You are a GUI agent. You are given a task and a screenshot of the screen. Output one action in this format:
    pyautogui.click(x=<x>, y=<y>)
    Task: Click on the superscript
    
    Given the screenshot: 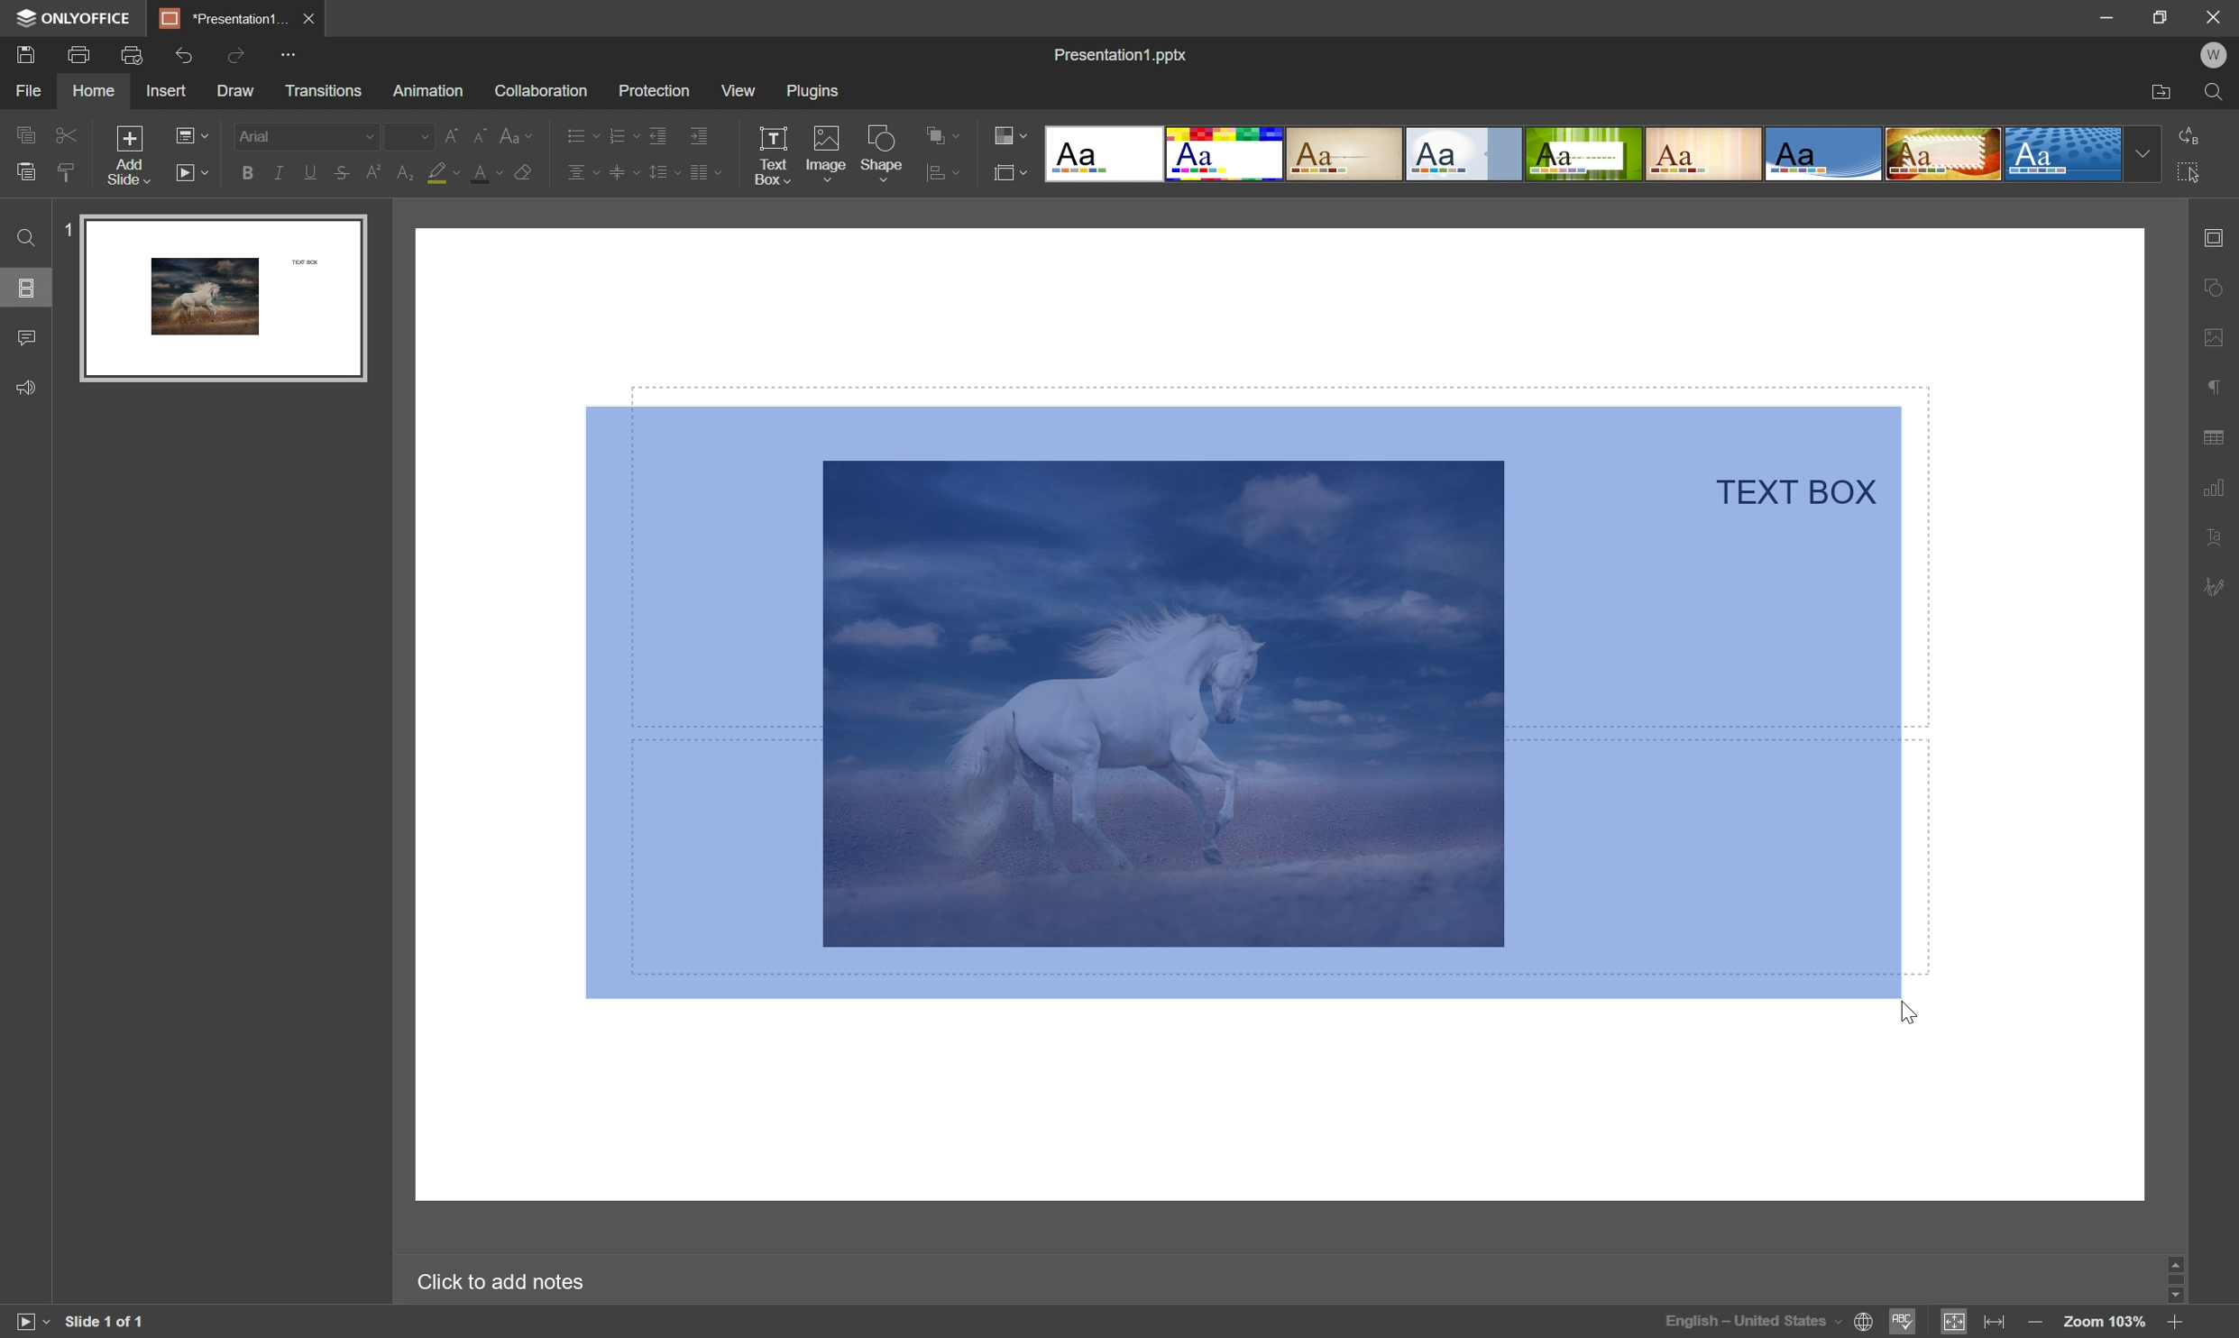 What is the action you would take?
    pyautogui.click(x=377, y=174)
    